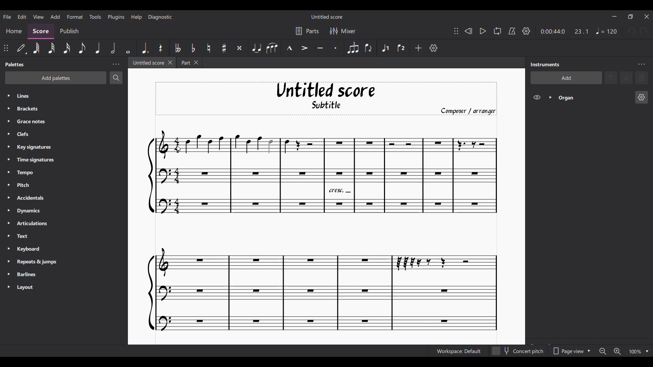 This screenshot has width=653, height=367. What do you see at coordinates (55, 16) in the screenshot?
I see `Add menu` at bounding box center [55, 16].